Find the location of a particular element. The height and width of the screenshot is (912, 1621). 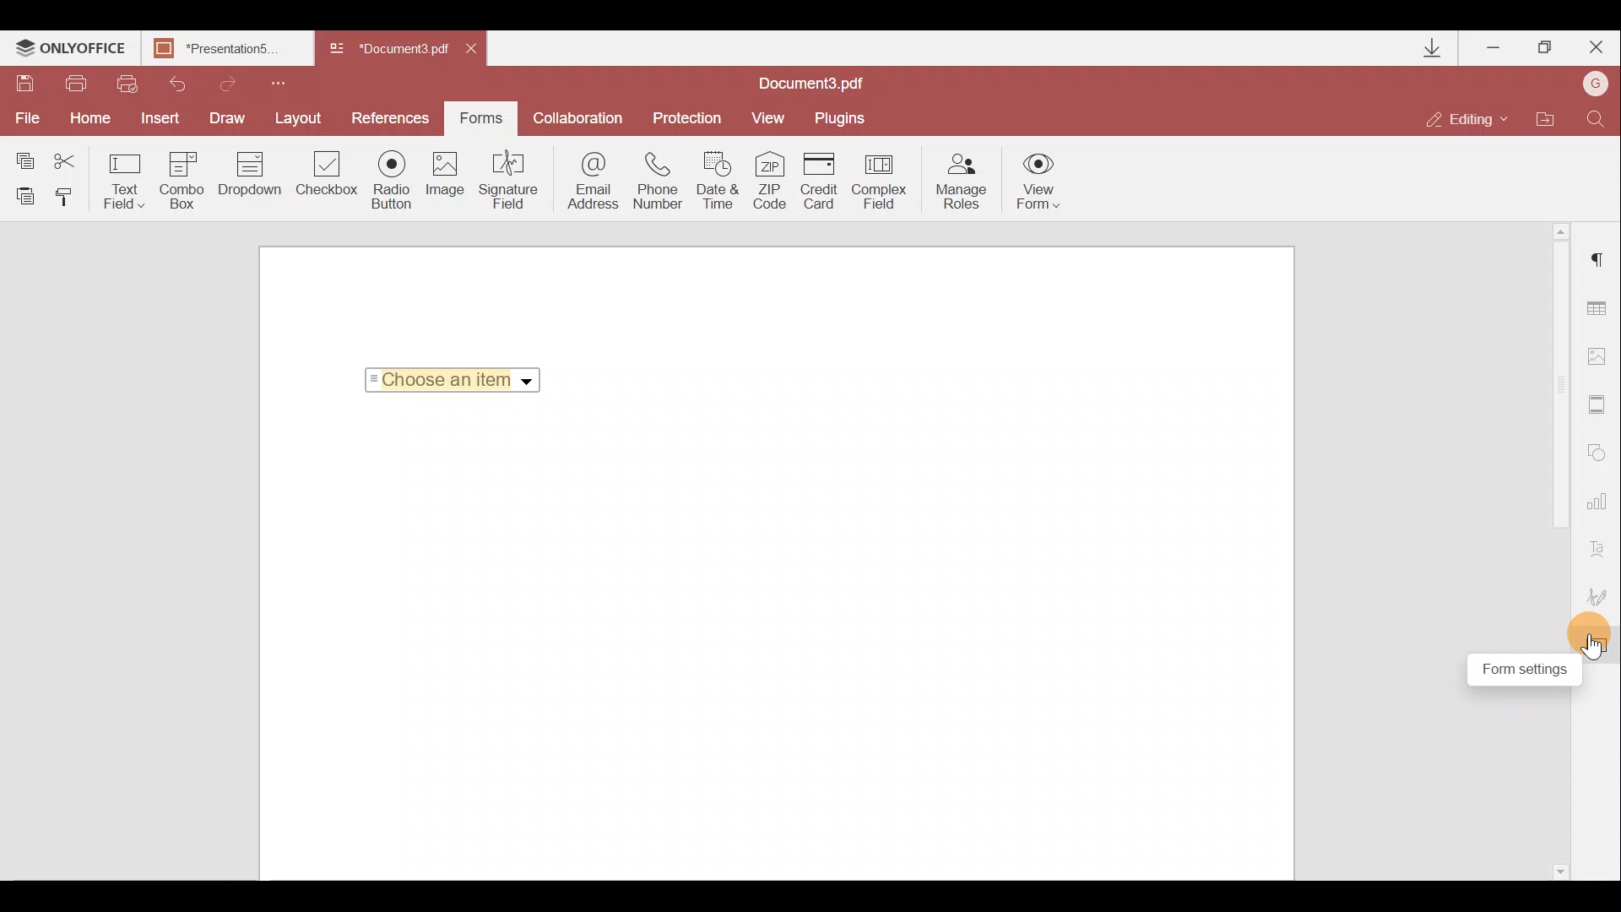

Table settings is located at coordinates (1599, 308).